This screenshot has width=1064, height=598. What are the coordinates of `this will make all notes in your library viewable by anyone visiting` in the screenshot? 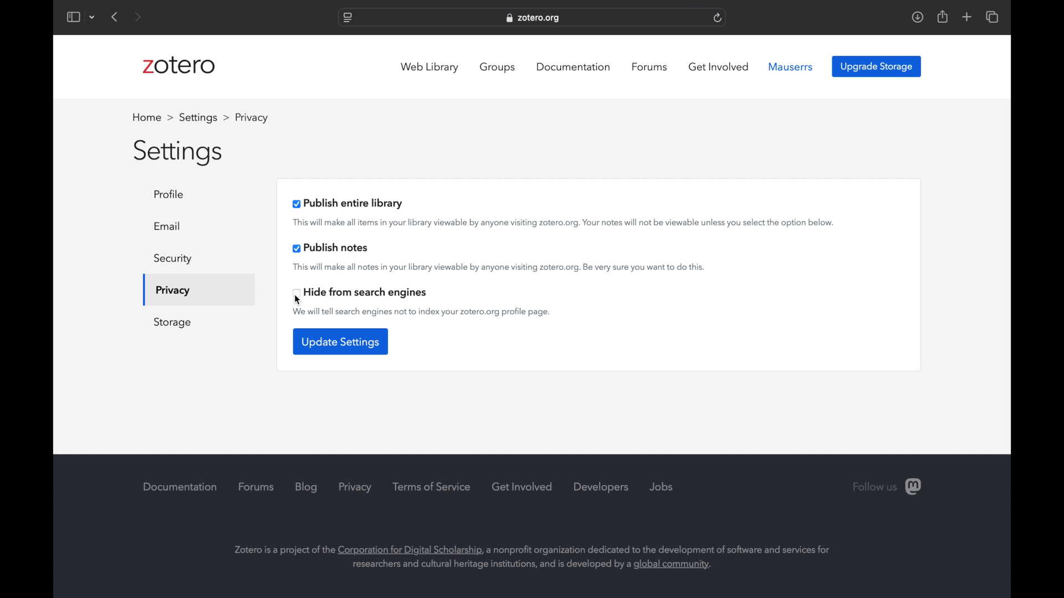 It's located at (499, 267).